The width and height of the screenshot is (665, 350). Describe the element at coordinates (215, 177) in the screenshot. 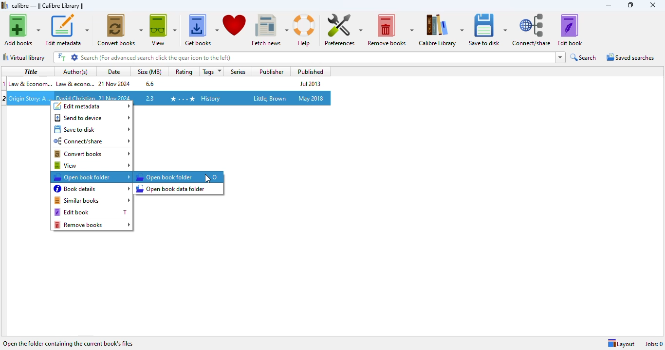

I see `0` at that location.